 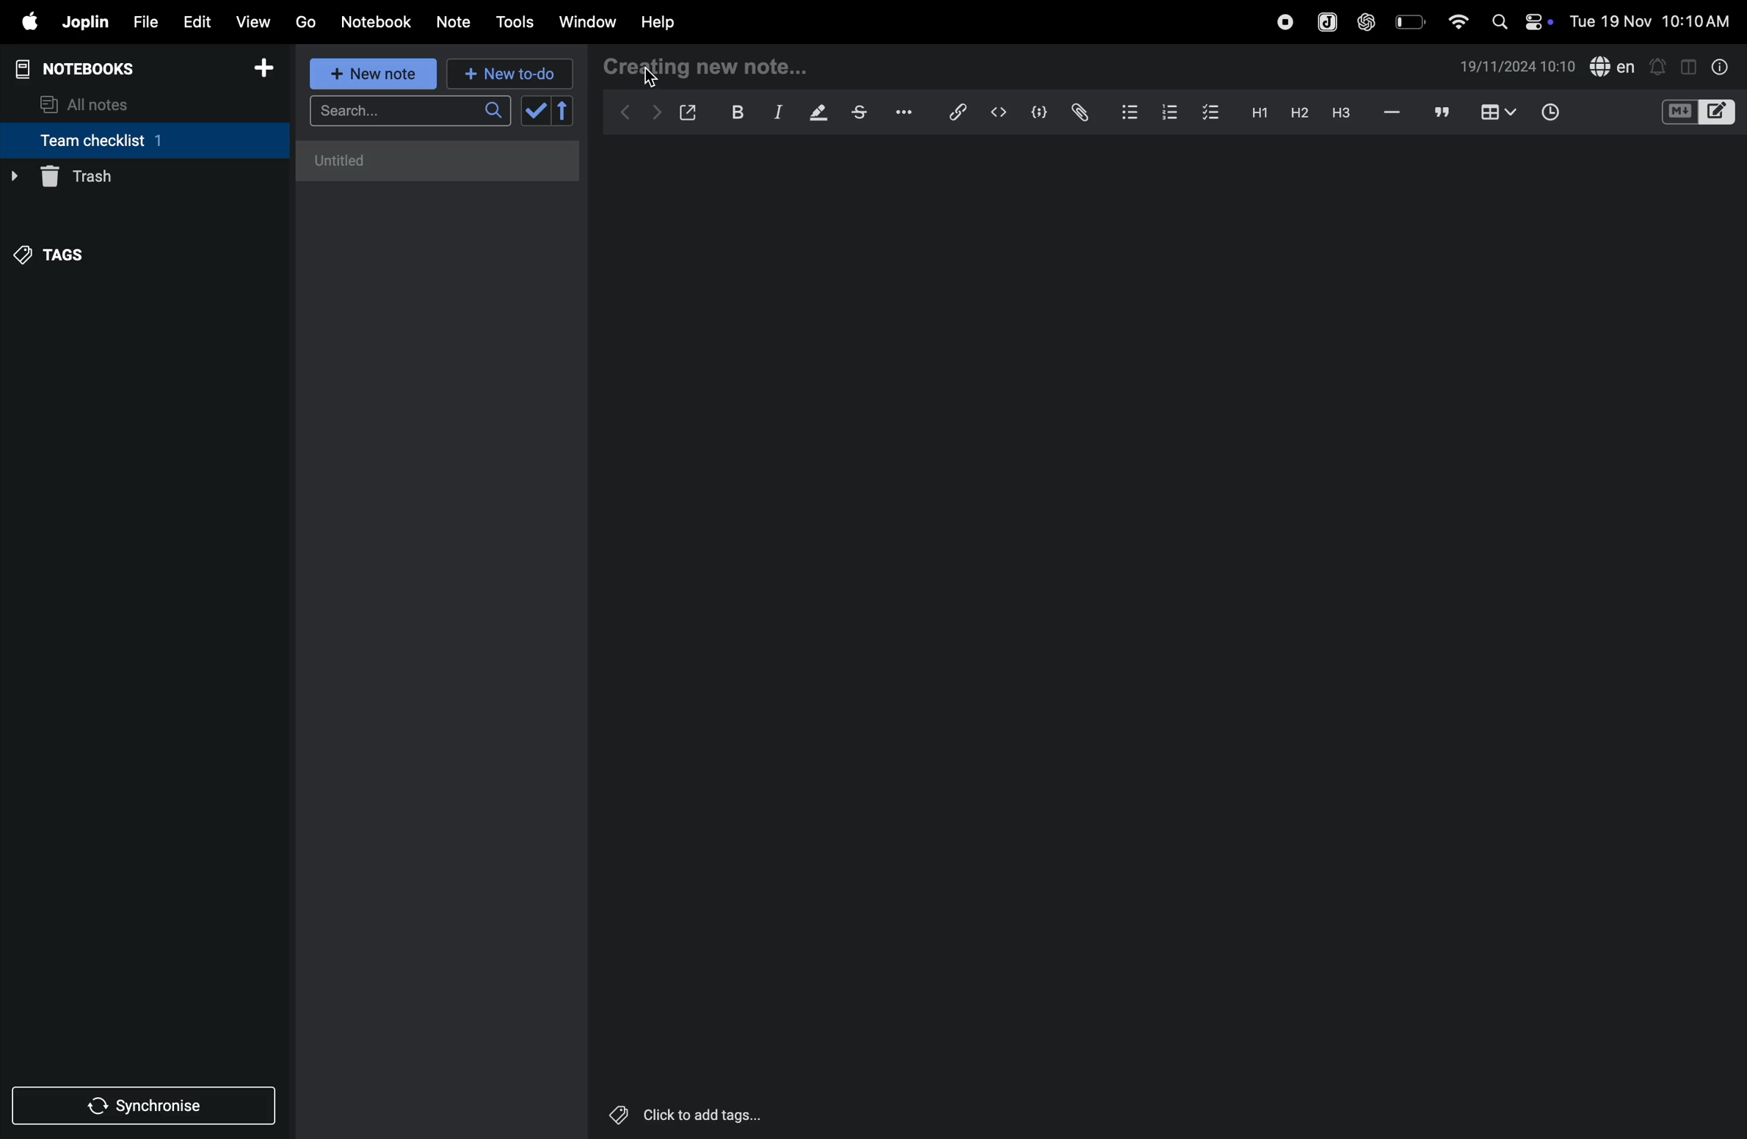 I want to click on comments, so click(x=1439, y=113).